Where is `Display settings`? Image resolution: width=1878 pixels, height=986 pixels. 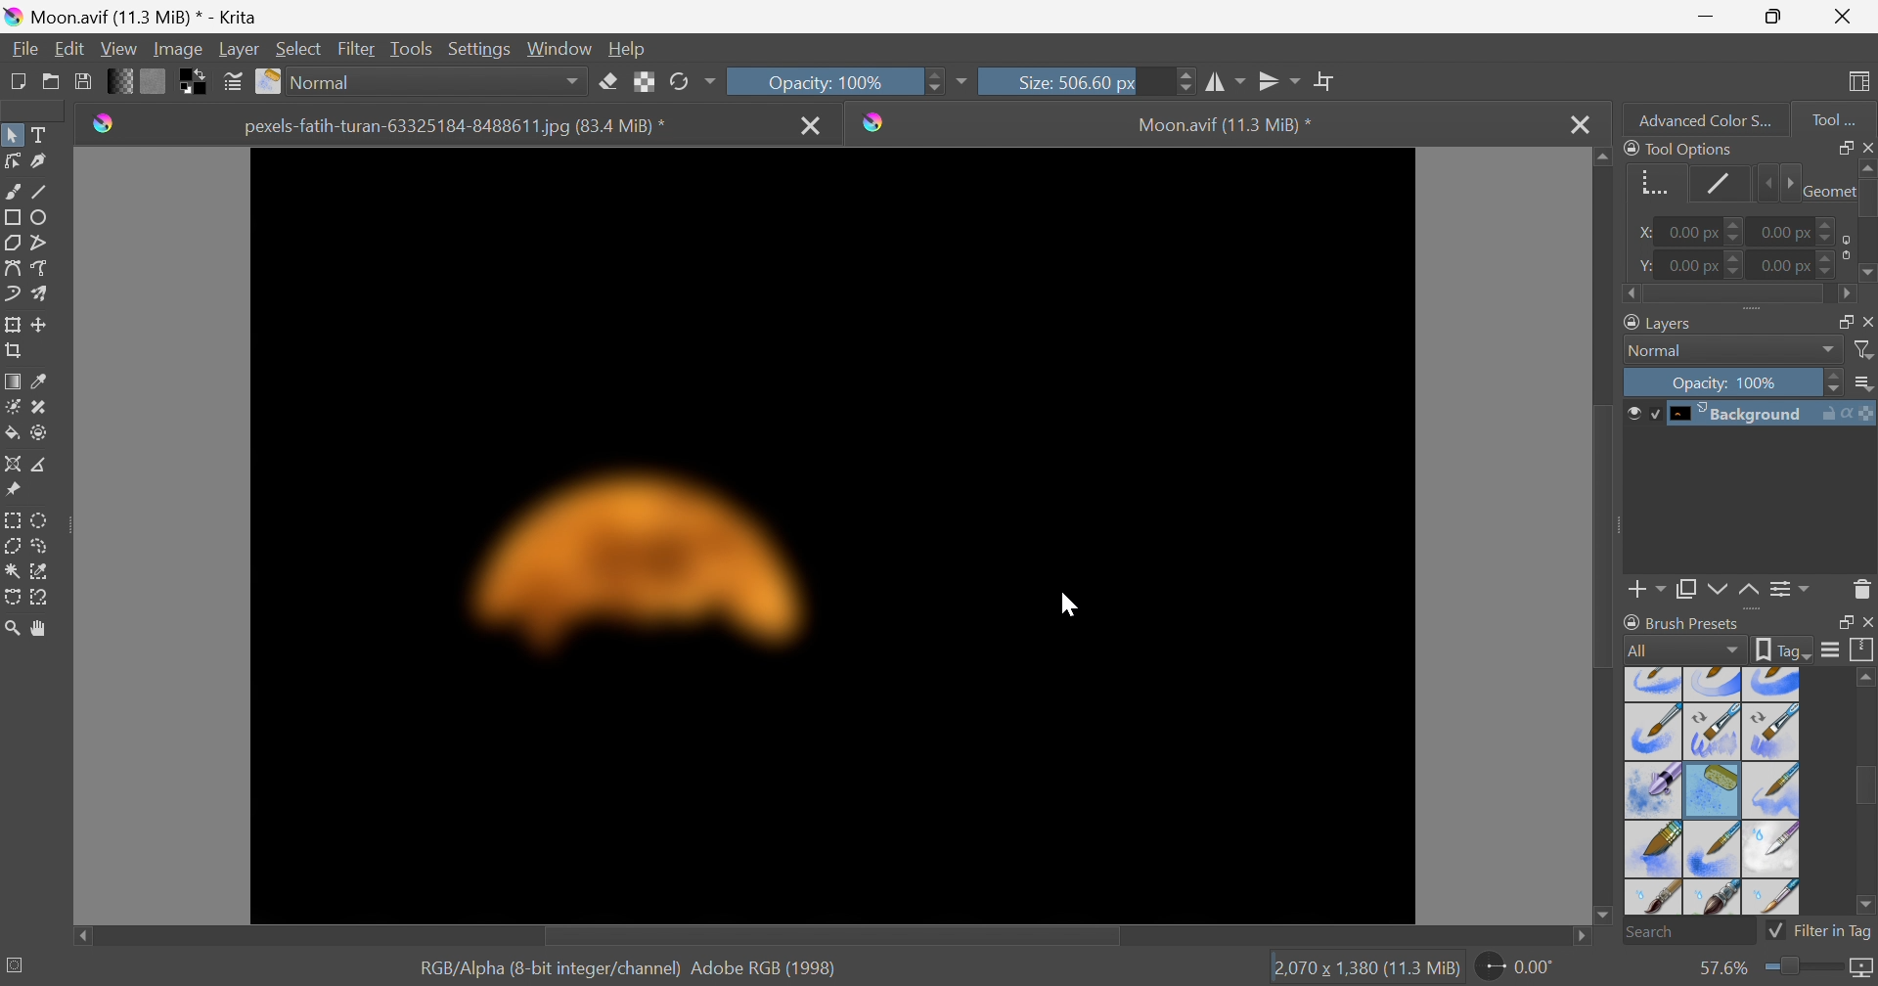
Display settings is located at coordinates (1834, 649).